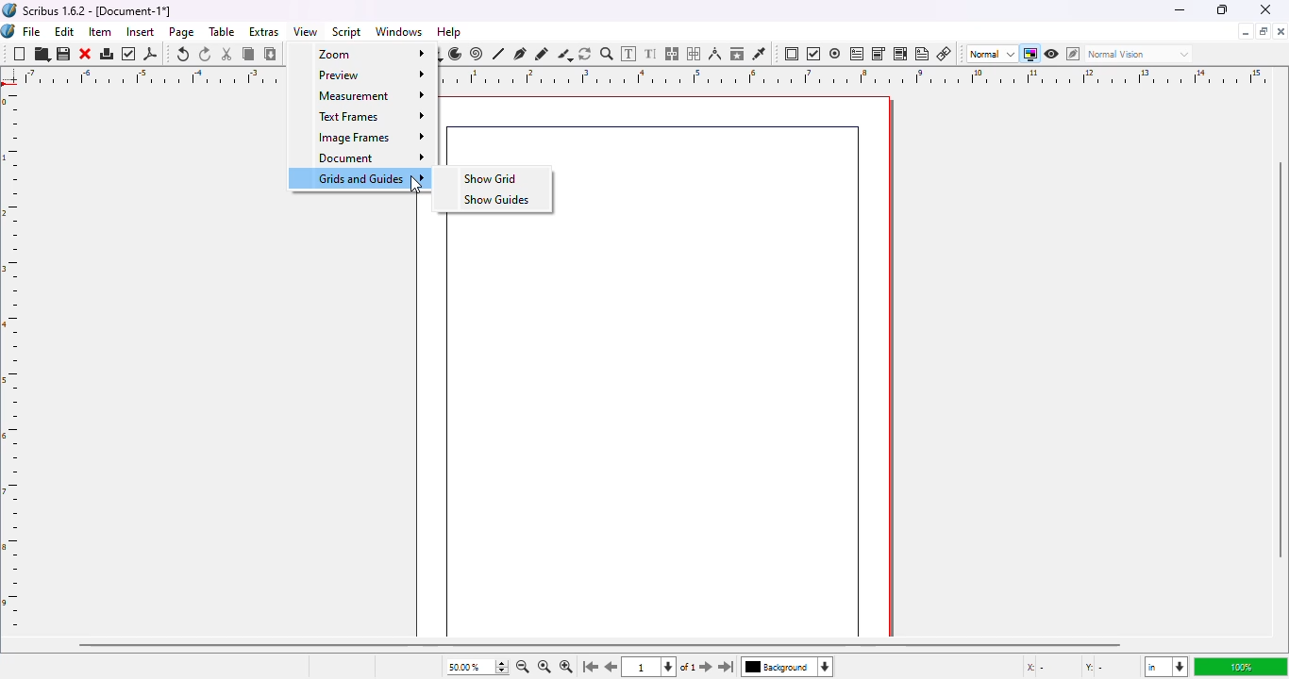  I want to click on text frames, so click(363, 115).